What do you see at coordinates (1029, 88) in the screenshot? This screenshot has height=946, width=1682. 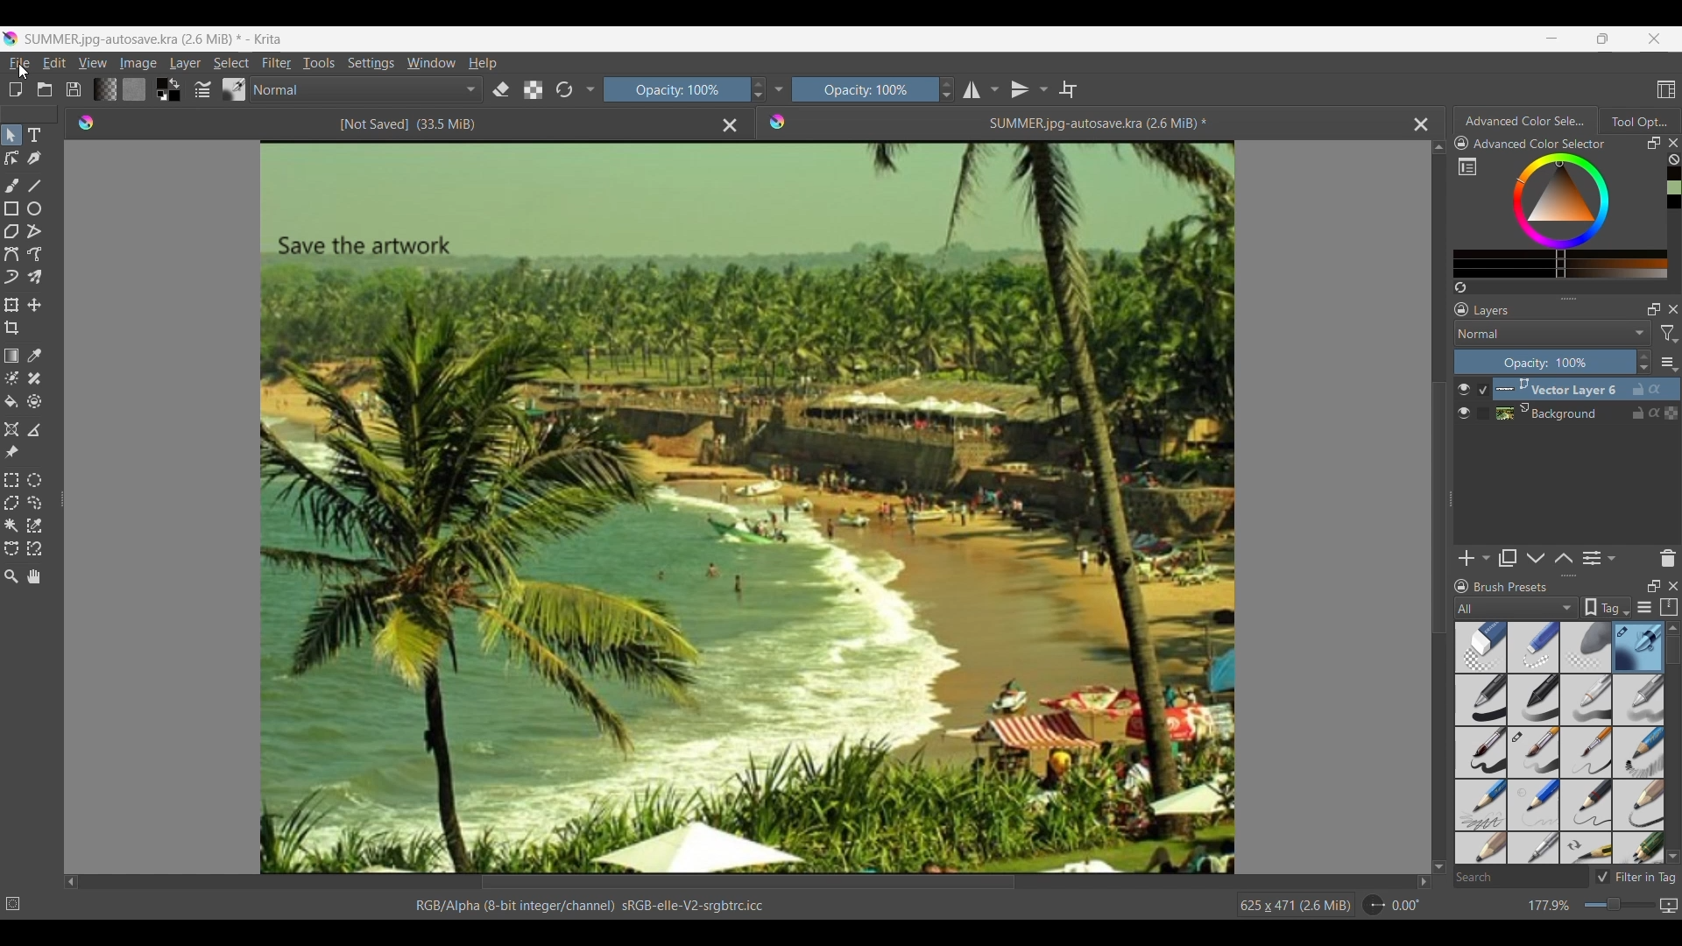 I see `Vertical mirror tool and options` at bounding box center [1029, 88].